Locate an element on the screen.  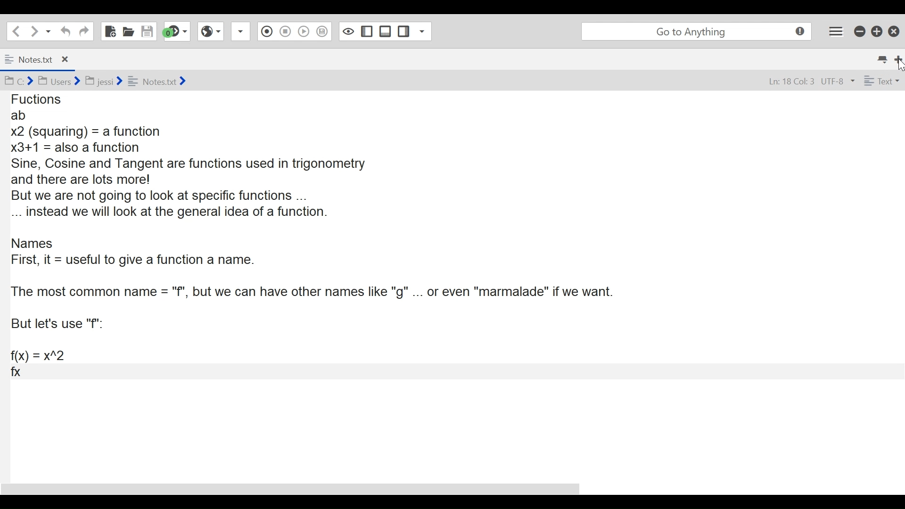
Horizontal Scrollbar is located at coordinates (290, 488).